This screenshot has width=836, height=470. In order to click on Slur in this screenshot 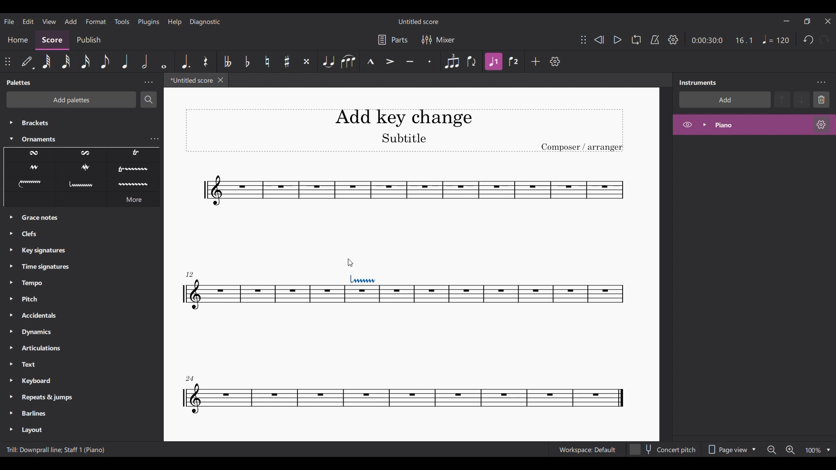, I will do `click(348, 61)`.